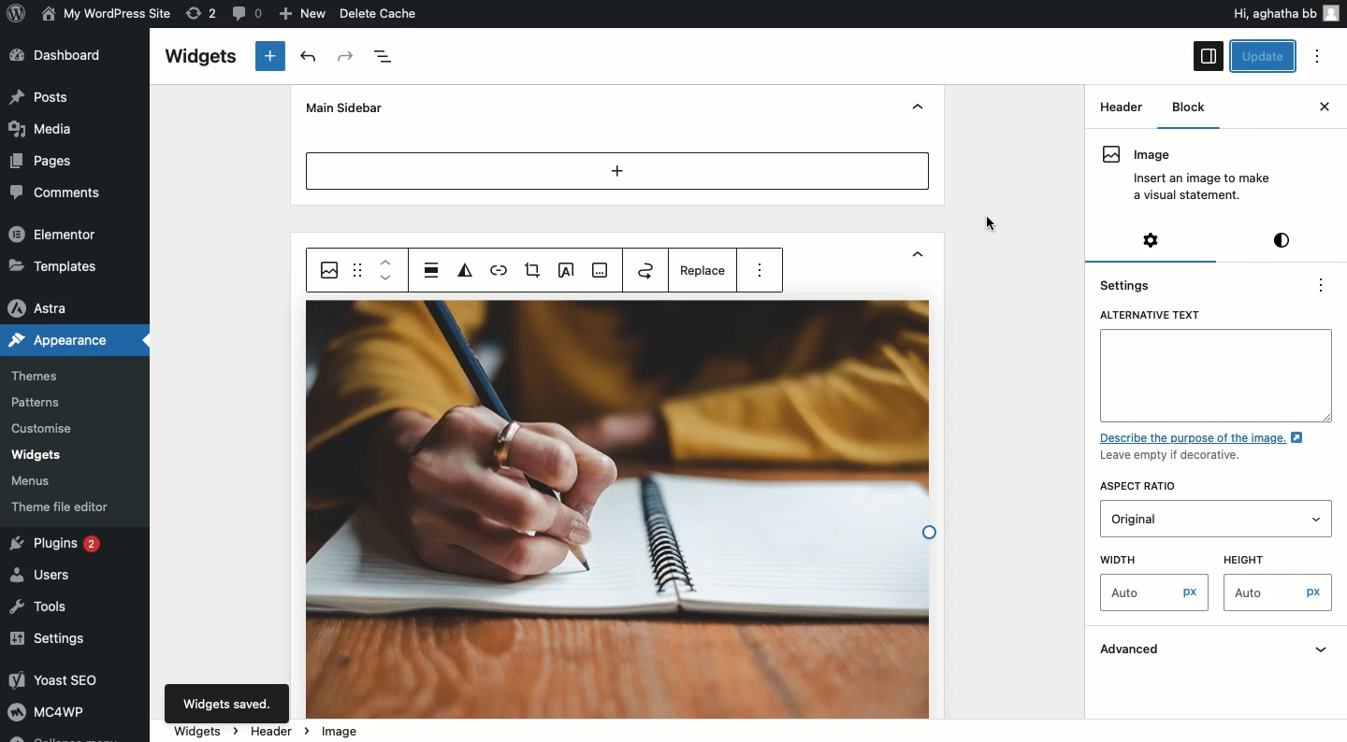 The width and height of the screenshot is (1347, 742). What do you see at coordinates (197, 729) in the screenshot?
I see `Widgets` at bounding box center [197, 729].